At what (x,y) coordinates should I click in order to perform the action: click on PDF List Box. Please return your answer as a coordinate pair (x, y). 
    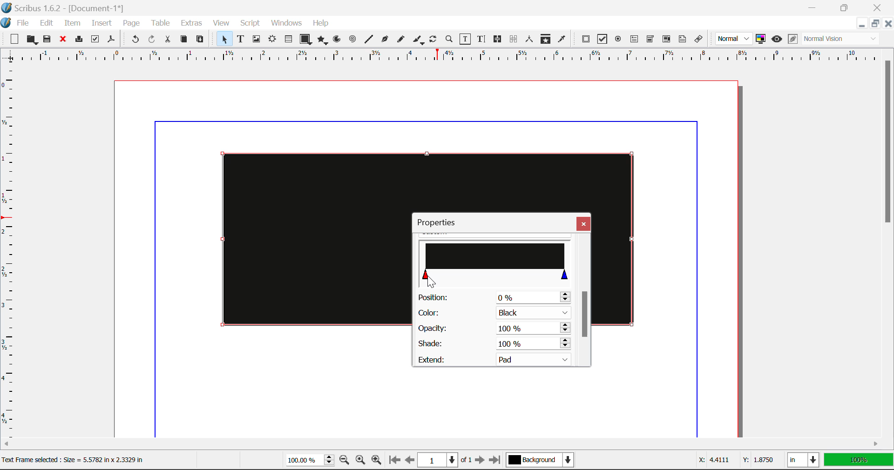
    Looking at the image, I should click on (667, 39).